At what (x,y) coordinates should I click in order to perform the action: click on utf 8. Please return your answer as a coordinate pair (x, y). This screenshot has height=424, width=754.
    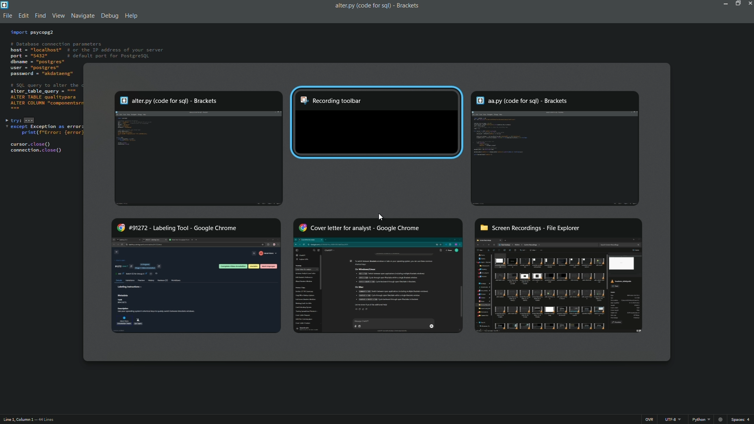
    Looking at the image, I should click on (673, 420).